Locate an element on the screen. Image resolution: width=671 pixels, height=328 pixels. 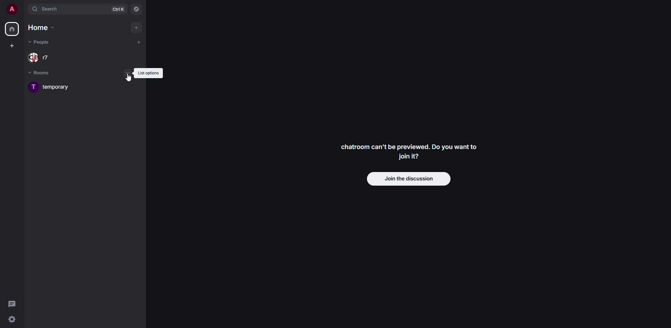
home is located at coordinates (12, 29).